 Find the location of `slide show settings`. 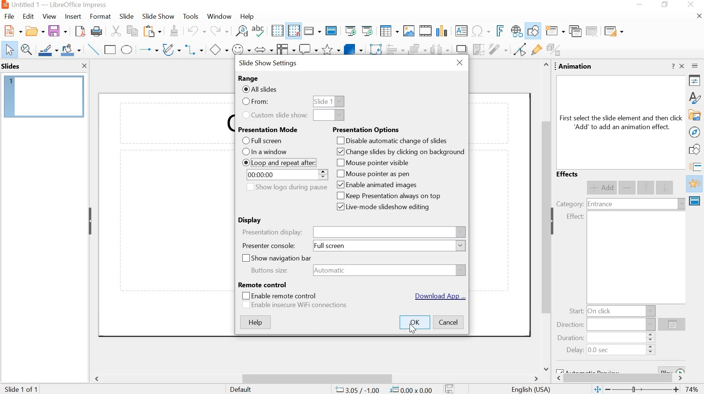

slide show settings is located at coordinates (269, 63).